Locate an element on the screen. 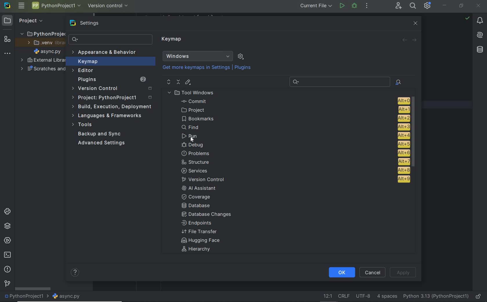 The height and width of the screenshot is (302, 487). system name is located at coordinates (7, 6).